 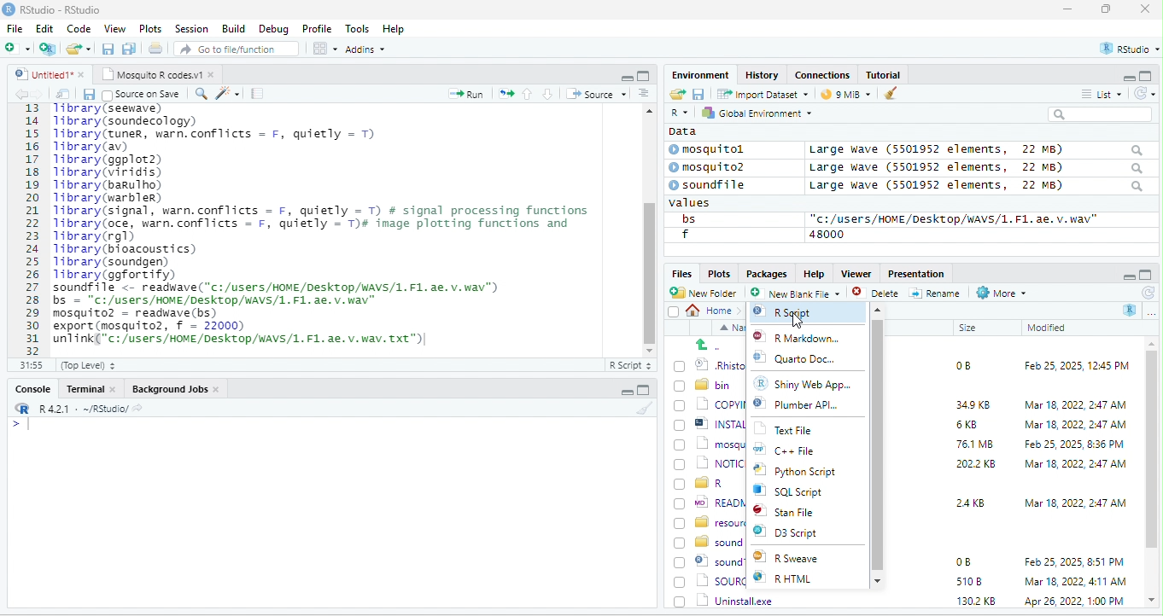 What do you see at coordinates (55, 9) in the screenshot?
I see `RStudio` at bounding box center [55, 9].